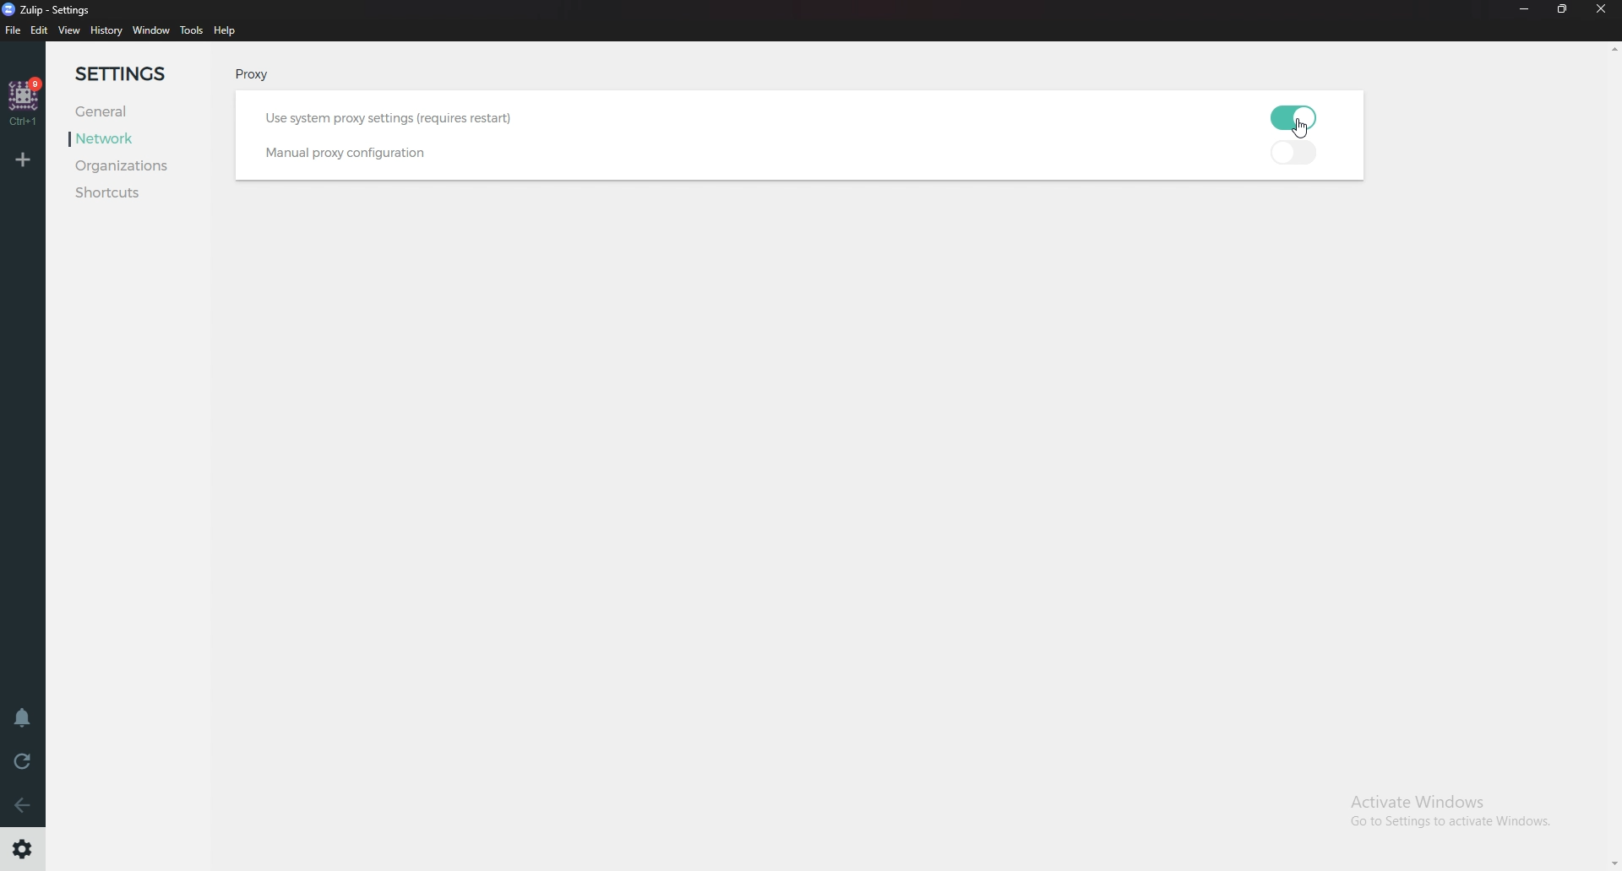 Image resolution: width=1622 pixels, height=871 pixels. Describe the element at coordinates (19, 804) in the screenshot. I see `Back` at that location.